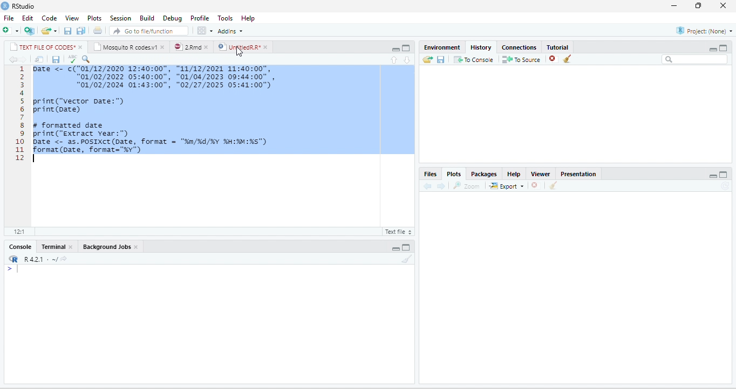  What do you see at coordinates (406, 48) in the screenshot?
I see `maximize` at bounding box center [406, 48].